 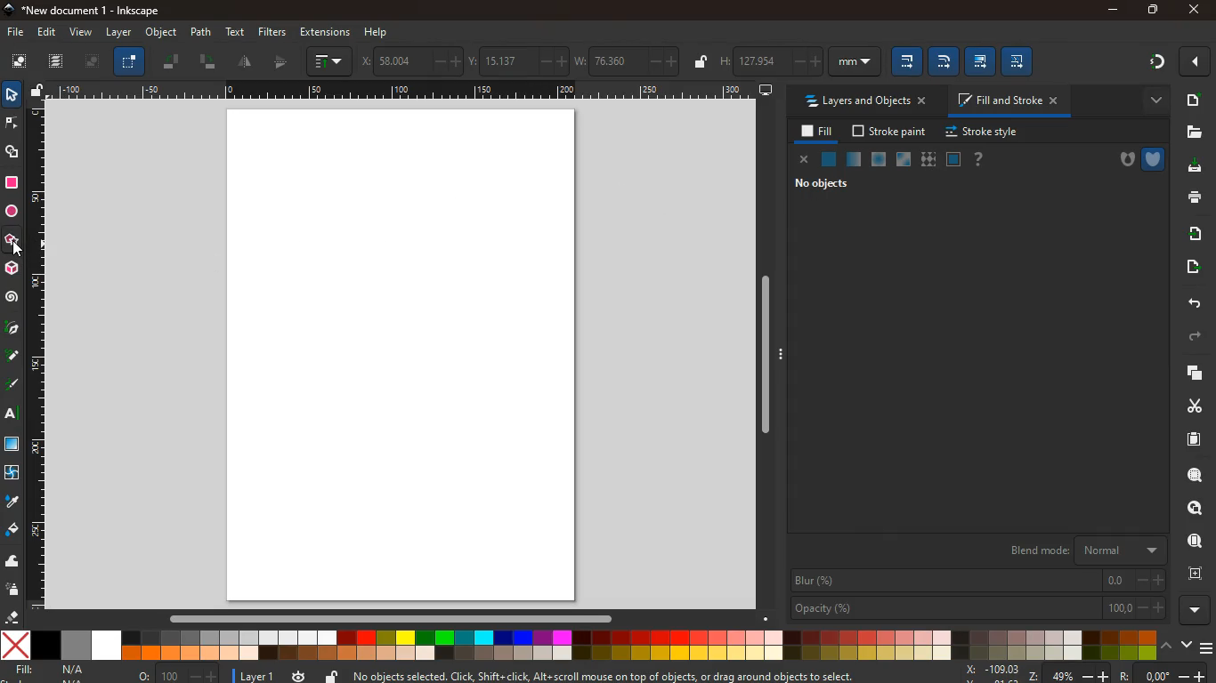 What do you see at coordinates (20, 62) in the screenshot?
I see `image` at bounding box center [20, 62].